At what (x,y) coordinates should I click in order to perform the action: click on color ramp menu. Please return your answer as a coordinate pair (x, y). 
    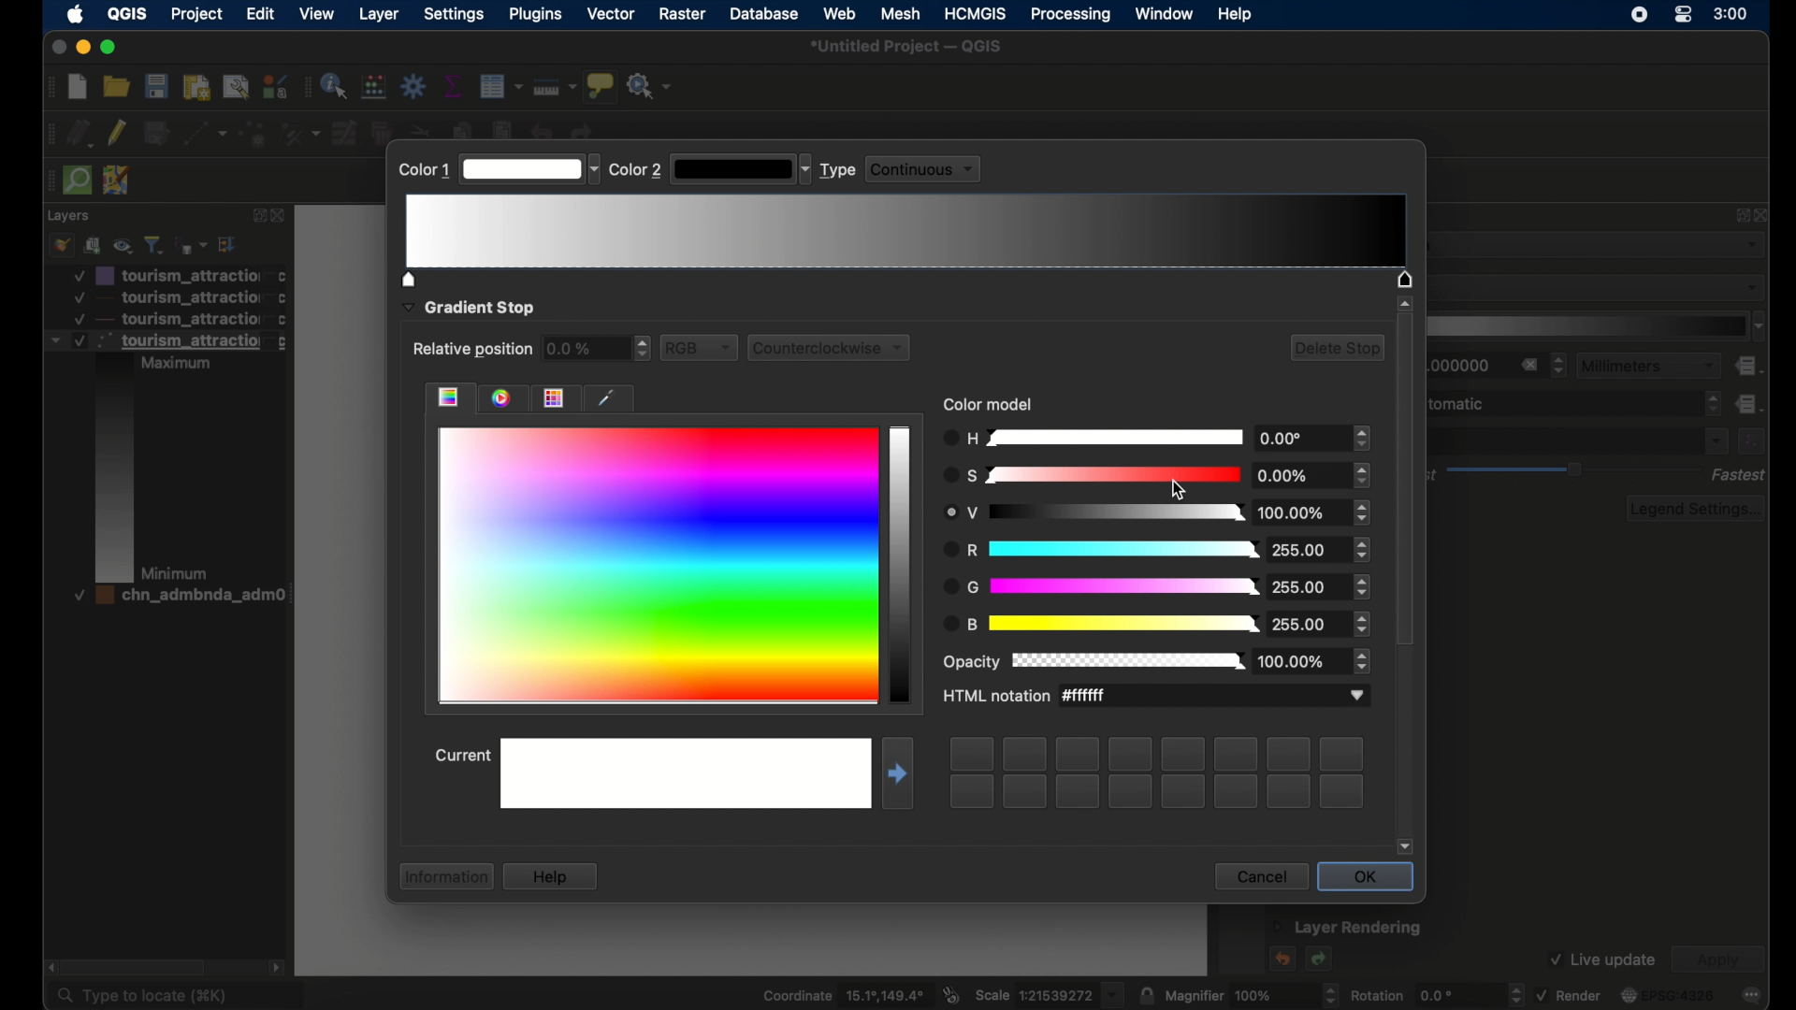
    Looking at the image, I should click on (1599, 326).